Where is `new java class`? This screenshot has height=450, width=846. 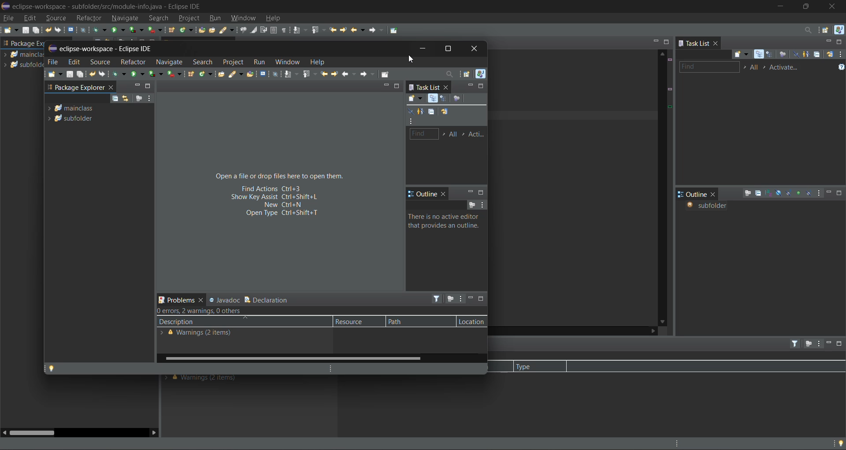 new java class is located at coordinates (187, 29).